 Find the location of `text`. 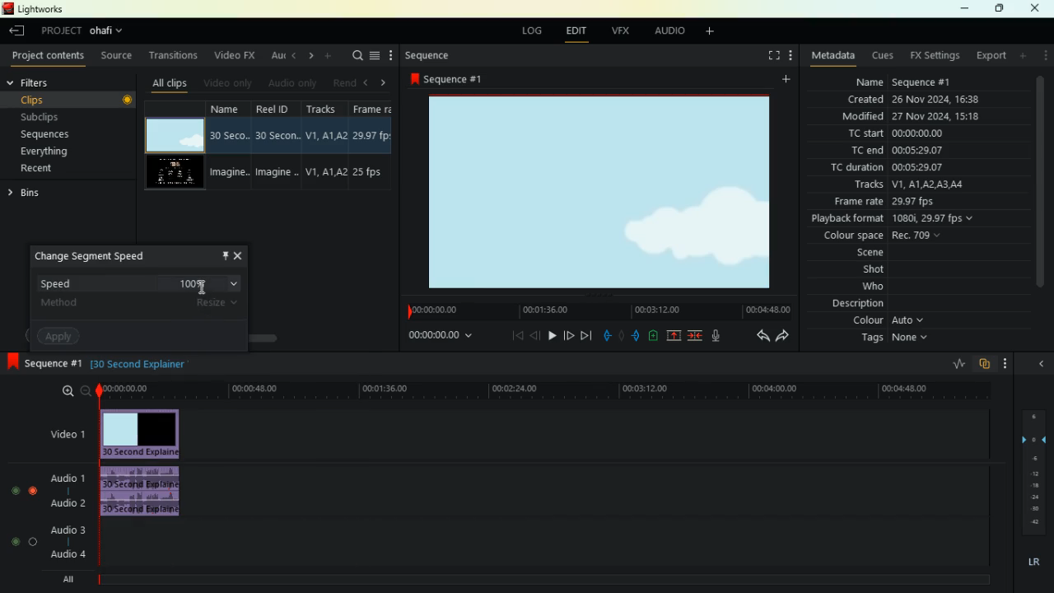

text is located at coordinates (156, 365).